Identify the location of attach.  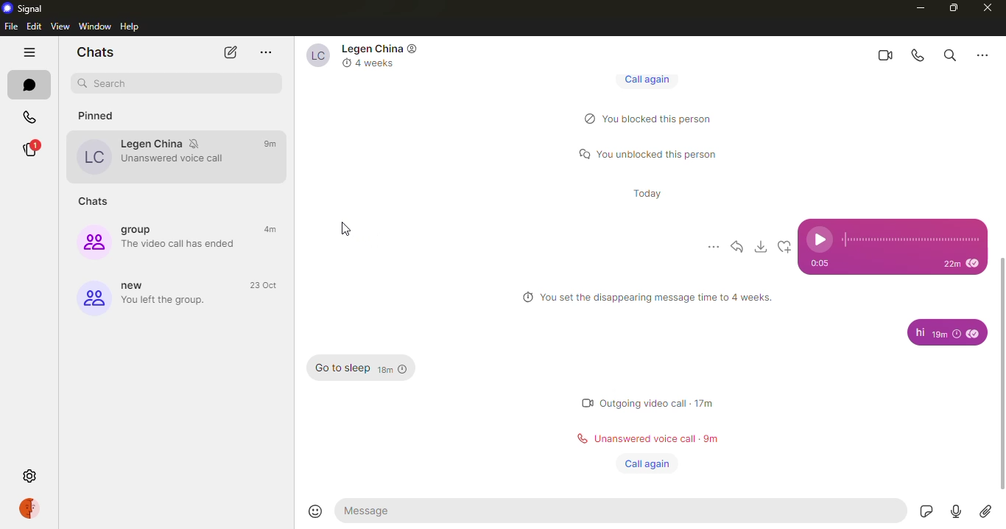
(986, 510).